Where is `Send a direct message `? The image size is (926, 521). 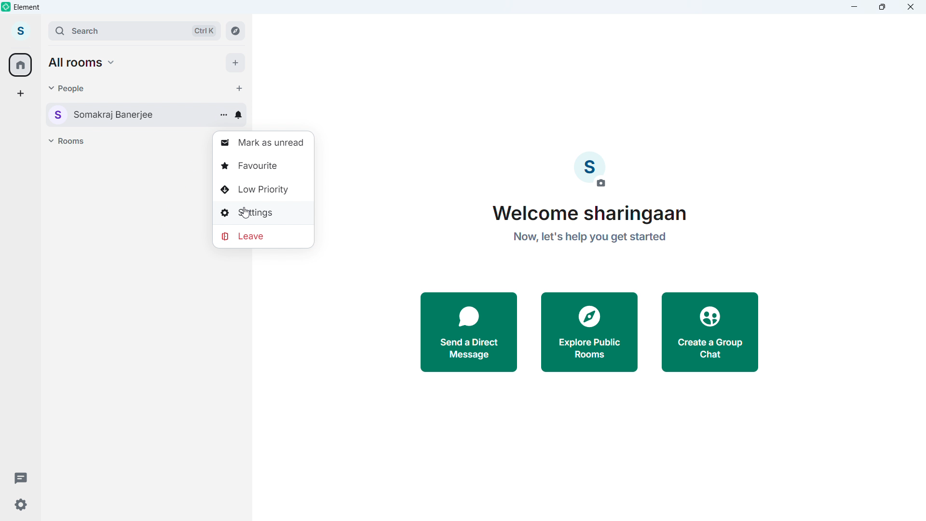 Send a direct message  is located at coordinates (469, 333).